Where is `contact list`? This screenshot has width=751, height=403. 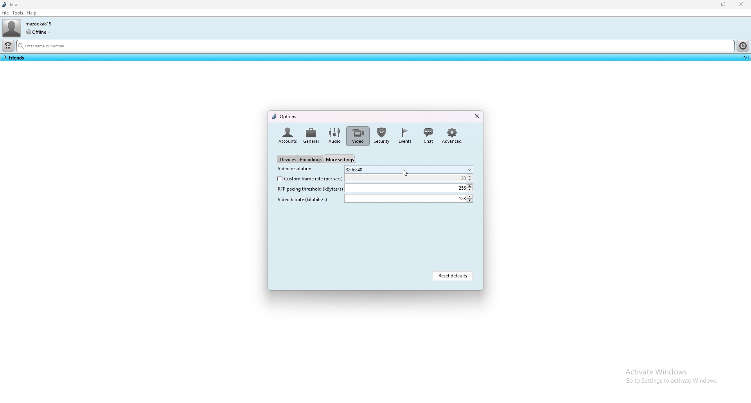 contact list is located at coordinates (14, 58).